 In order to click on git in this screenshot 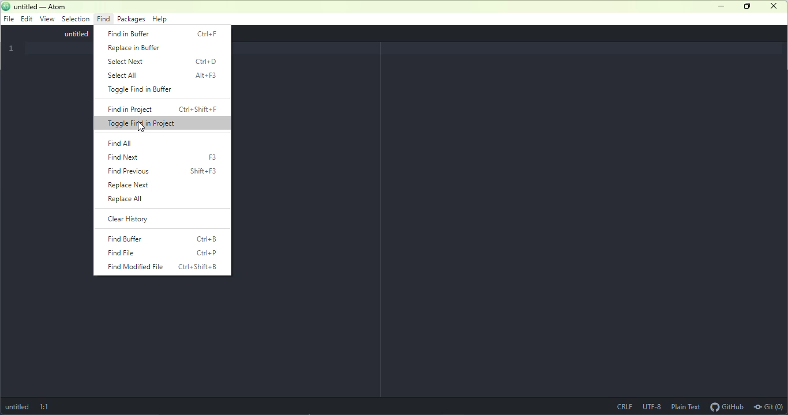, I will do `click(770, 406)`.